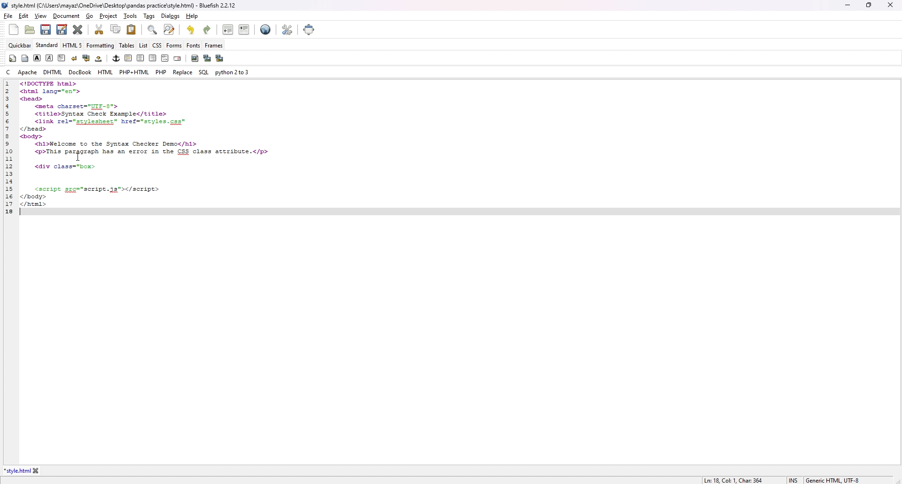 Image resolution: width=902 pixels, height=484 pixels. Describe the element at coordinates (308, 29) in the screenshot. I see `full screen` at that location.